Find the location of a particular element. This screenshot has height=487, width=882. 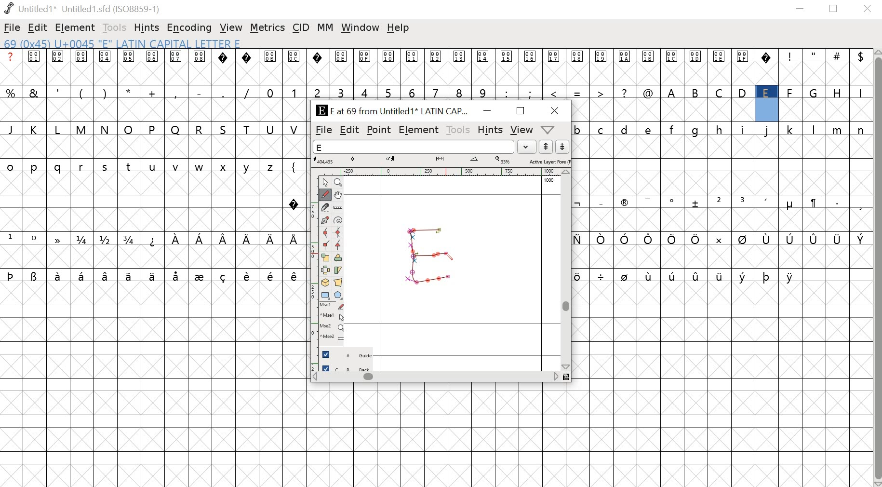

scrollbar is located at coordinates (877, 268).